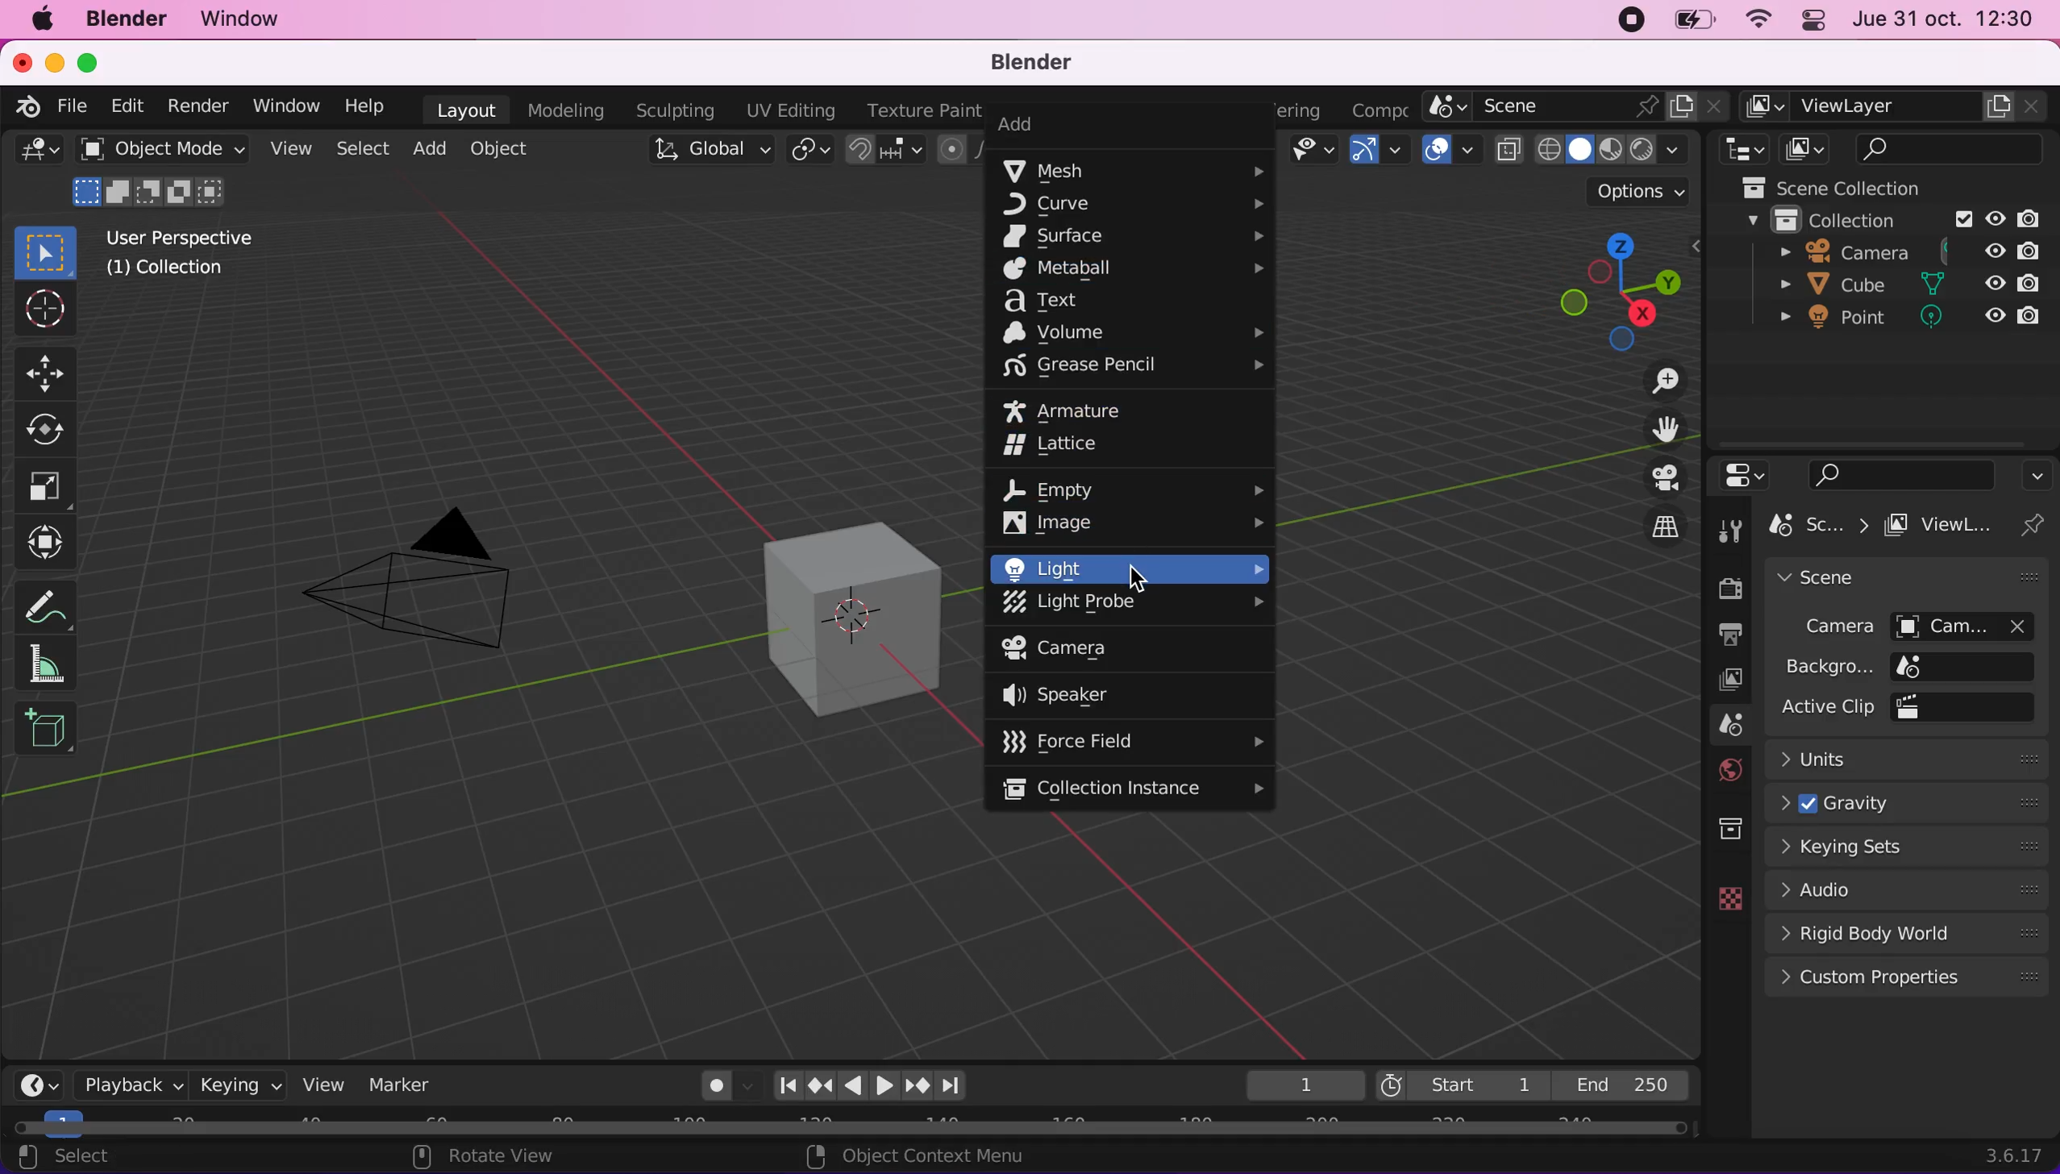 This screenshot has width=2060, height=1174. I want to click on exclude from view layer, so click(1962, 218).